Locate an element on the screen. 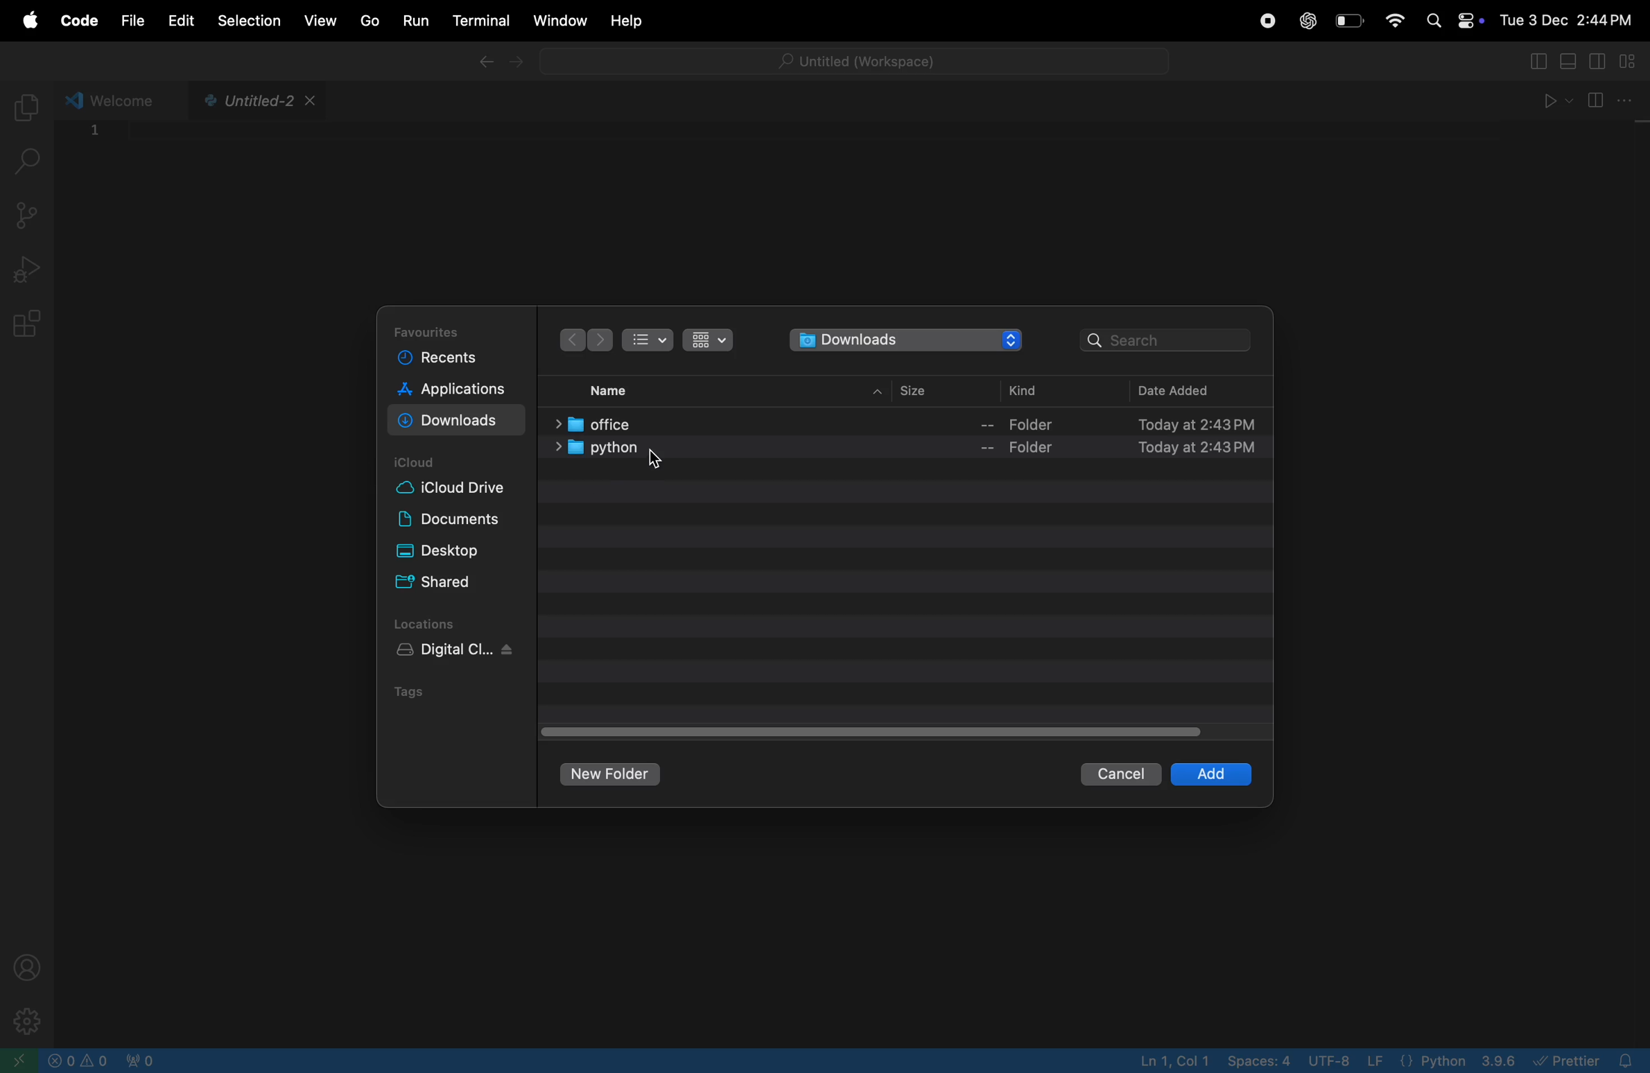 The image size is (1650, 1073). file is located at coordinates (132, 24).